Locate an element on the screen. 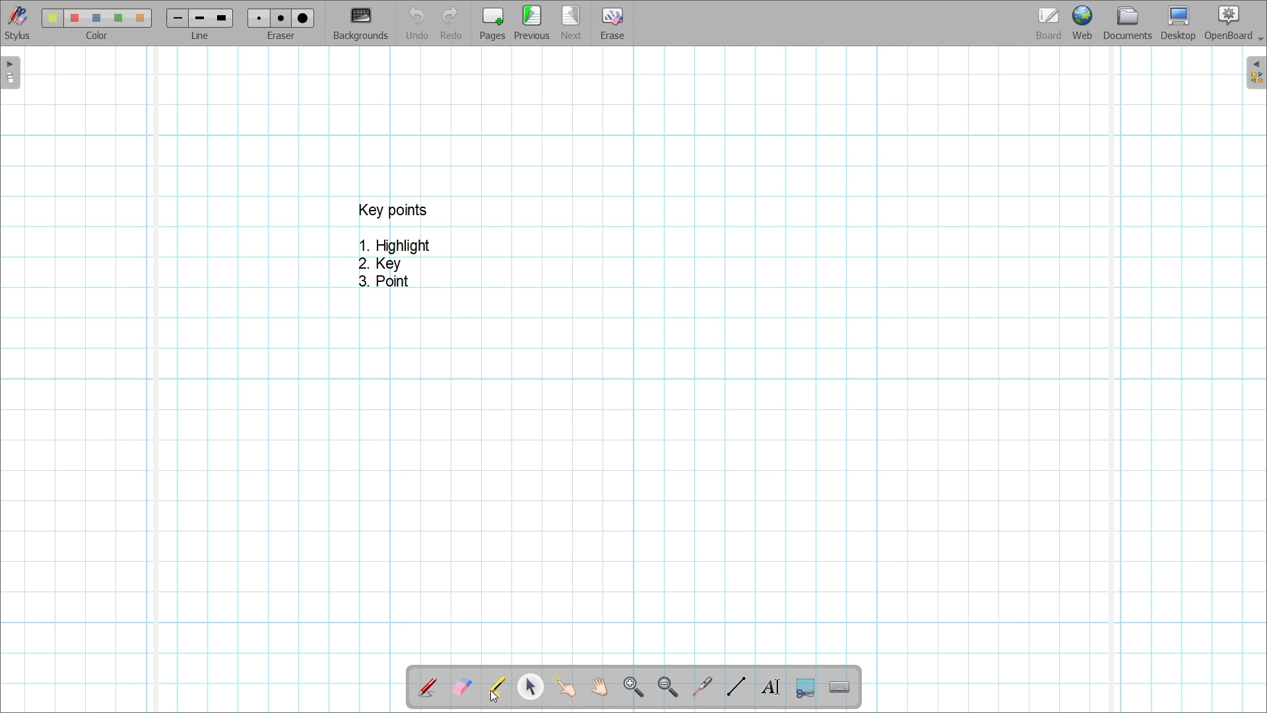 This screenshot has height=713, width=1267. Zoom in is located at coordinates (634, 688).